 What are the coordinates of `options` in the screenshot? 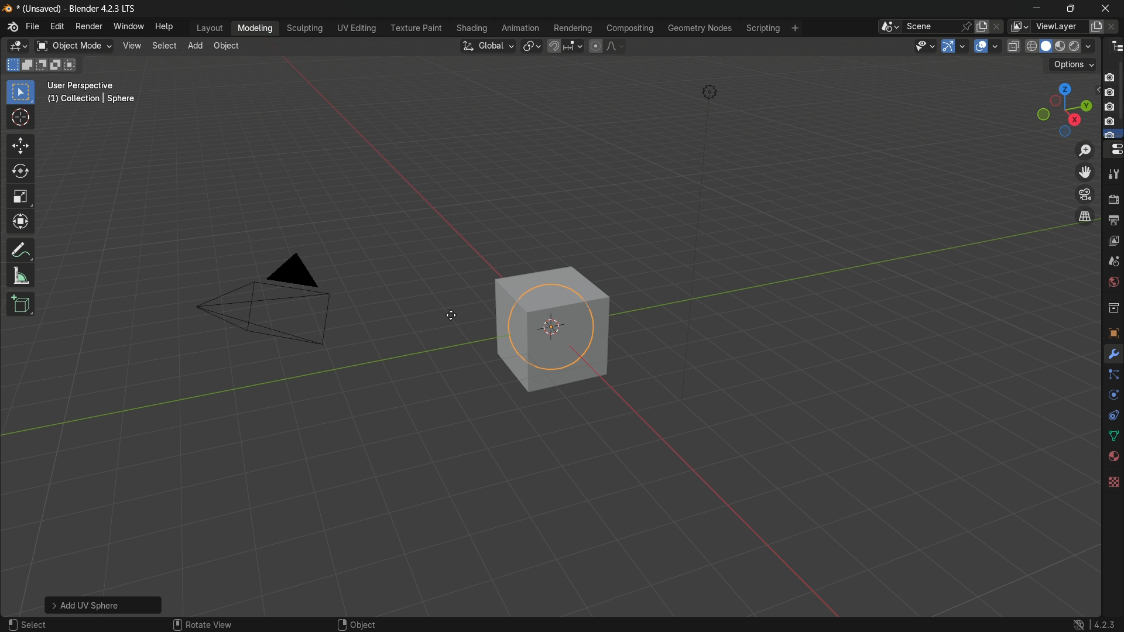 It's located at (1072, 64).